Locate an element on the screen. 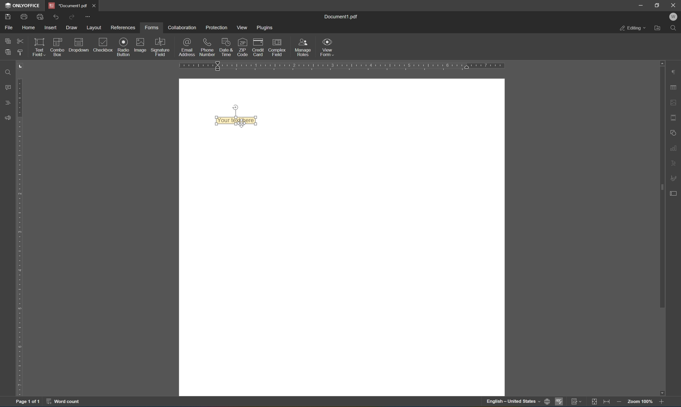 The width and height of the screenshot is (681, 407). dropdown is located at coordinates (79, 45).